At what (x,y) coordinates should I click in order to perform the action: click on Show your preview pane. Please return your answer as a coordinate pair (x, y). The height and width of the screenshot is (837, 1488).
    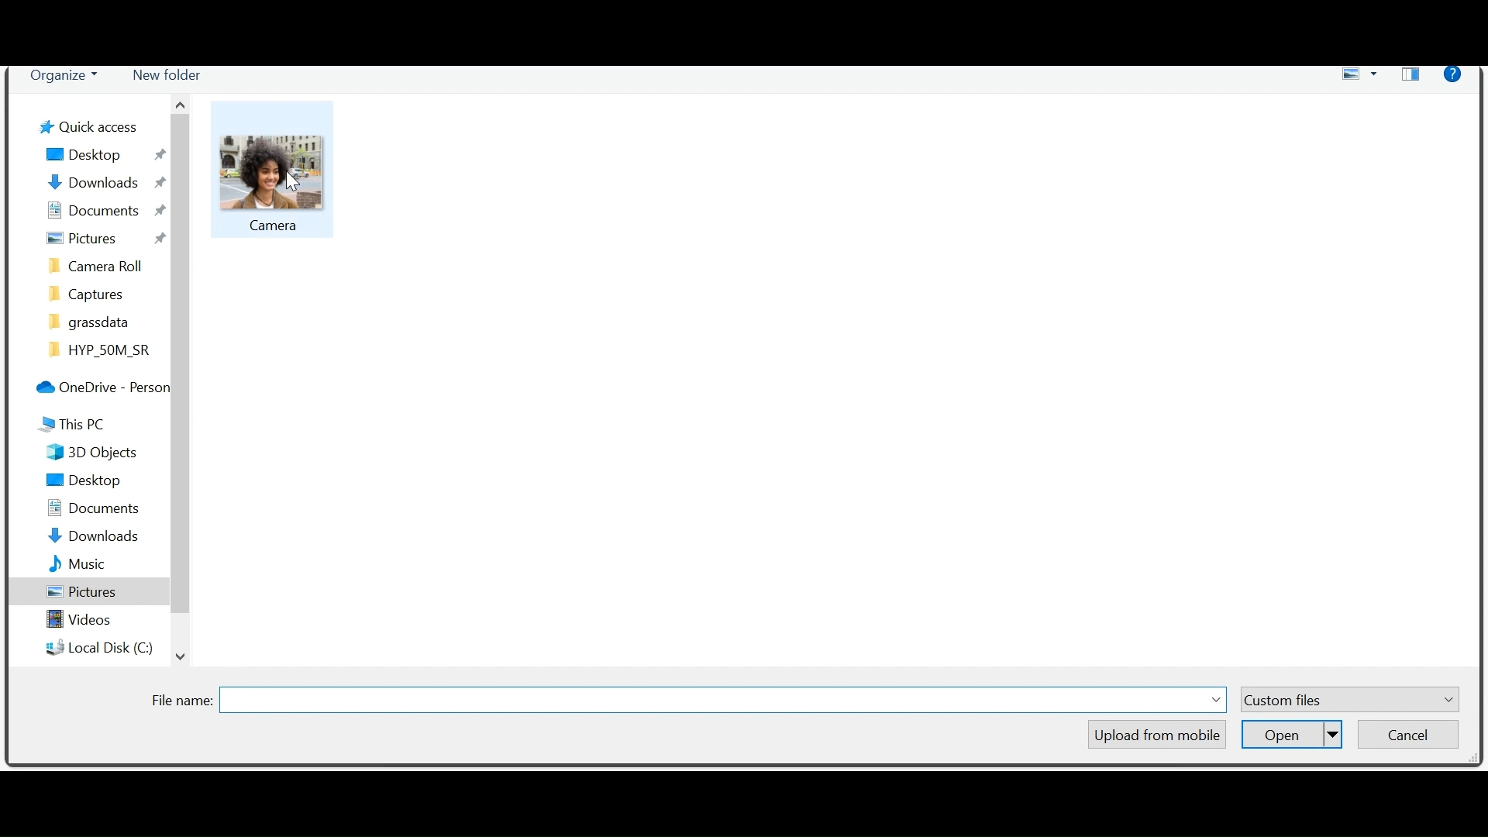
    Looking at the image, I should click on (1407, 76).